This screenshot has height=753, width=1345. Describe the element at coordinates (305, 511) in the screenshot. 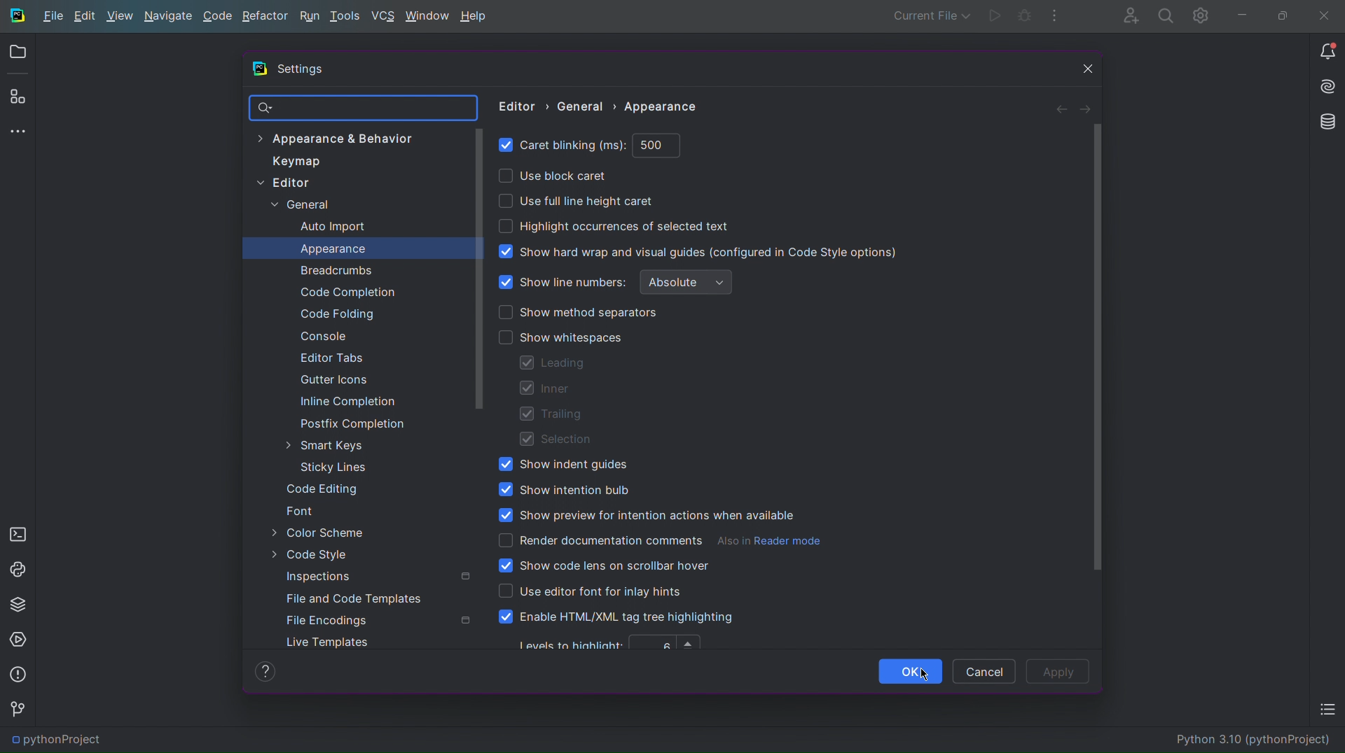

I see `Font` at that location.